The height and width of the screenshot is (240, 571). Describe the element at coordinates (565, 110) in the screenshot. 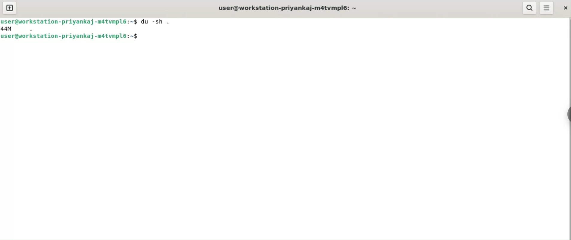

I see `Toggle Button` at that location.